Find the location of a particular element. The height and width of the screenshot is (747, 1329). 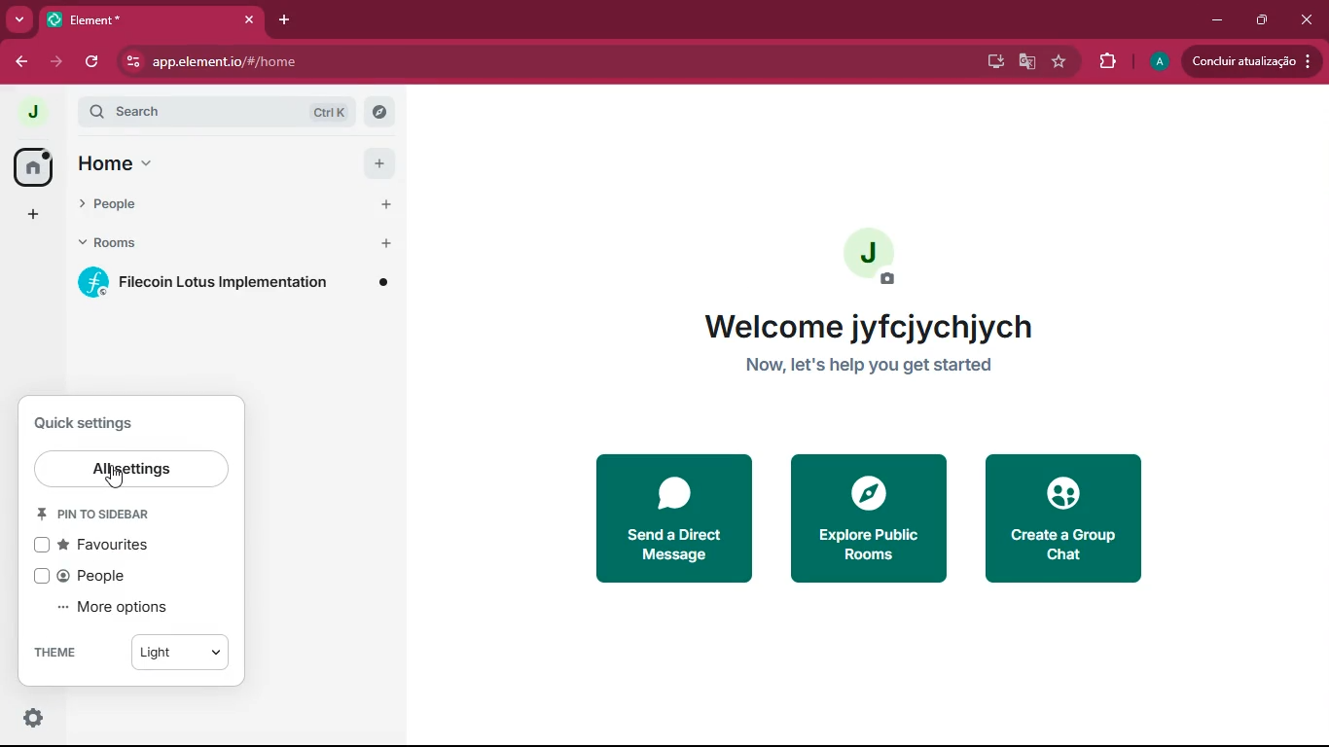

home is located at coordinates (33, 167).